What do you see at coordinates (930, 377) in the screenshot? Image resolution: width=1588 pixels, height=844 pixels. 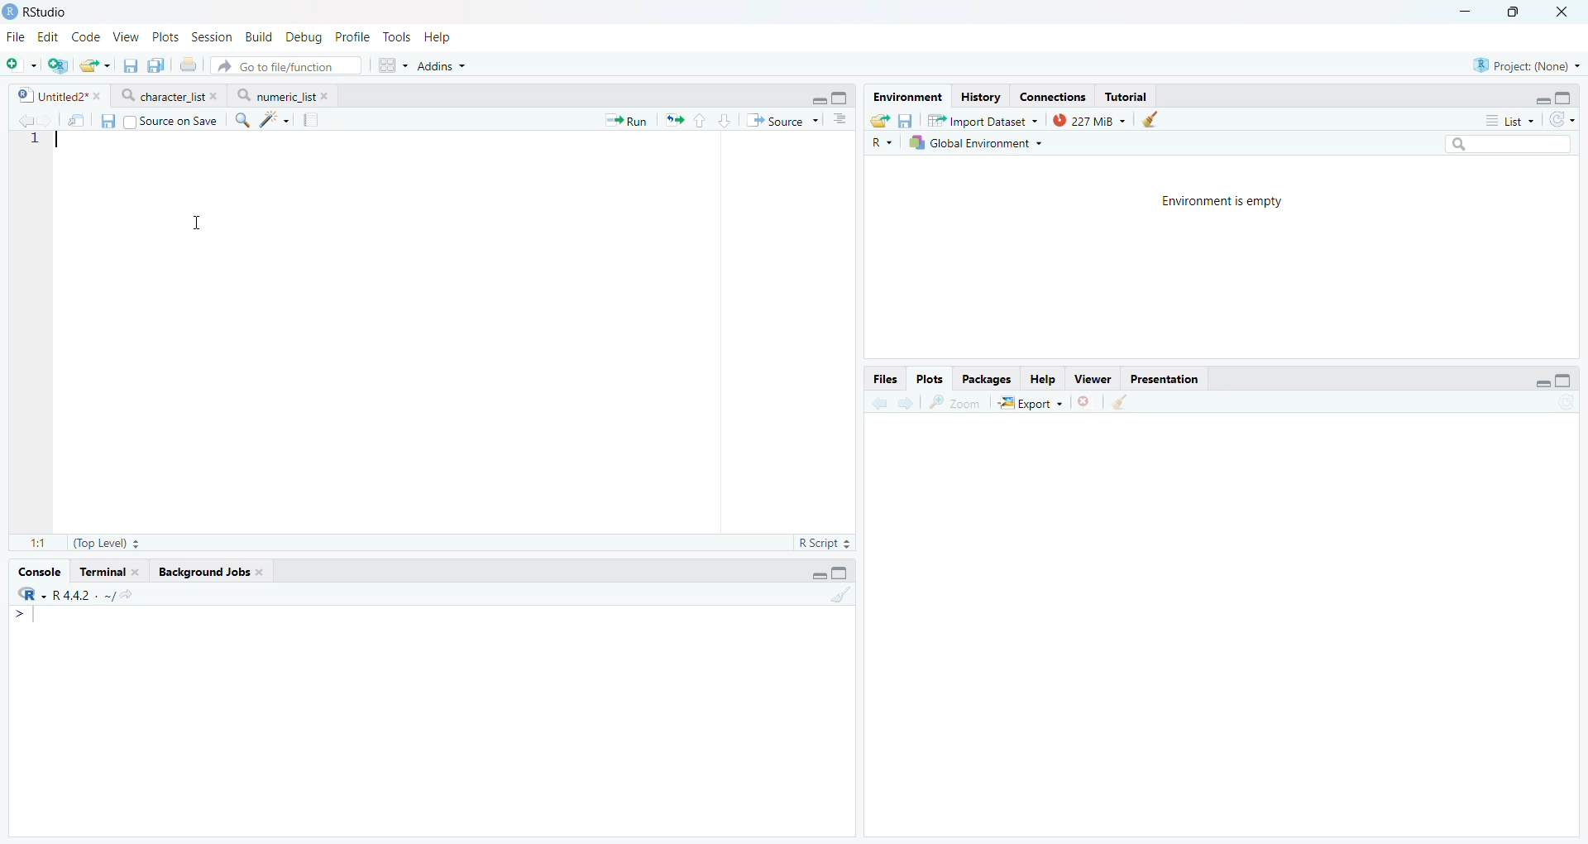 I see `Plots` at bounding box center [930, 377].